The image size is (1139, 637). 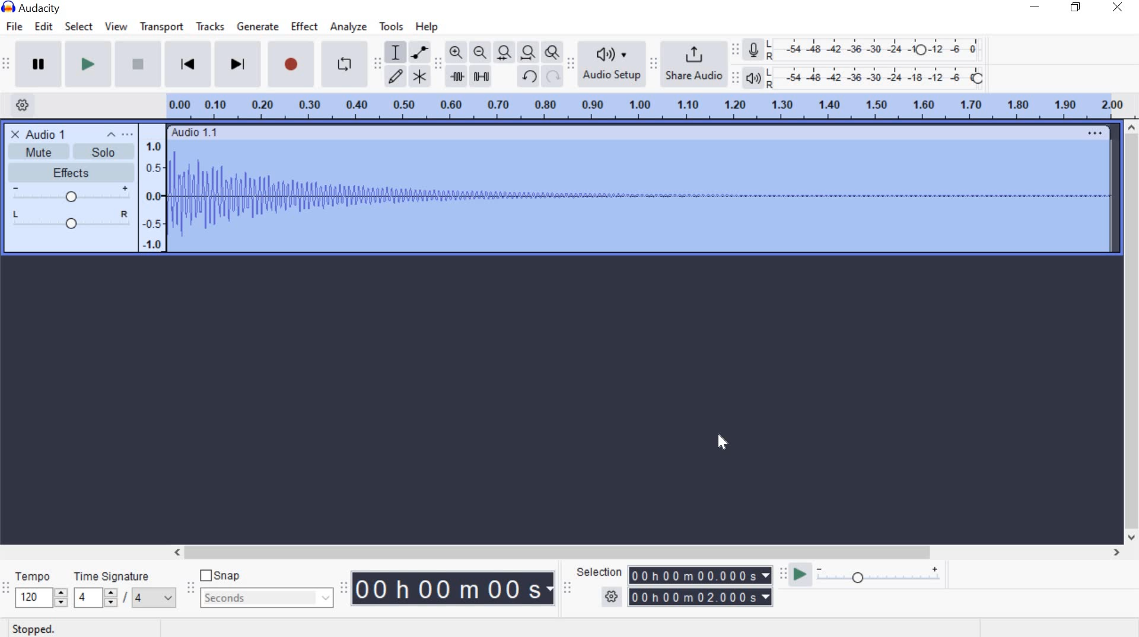 What do you see at coordinates (86, 63) in the screenshot?
I see `Play` at bounding box center [86, 63].